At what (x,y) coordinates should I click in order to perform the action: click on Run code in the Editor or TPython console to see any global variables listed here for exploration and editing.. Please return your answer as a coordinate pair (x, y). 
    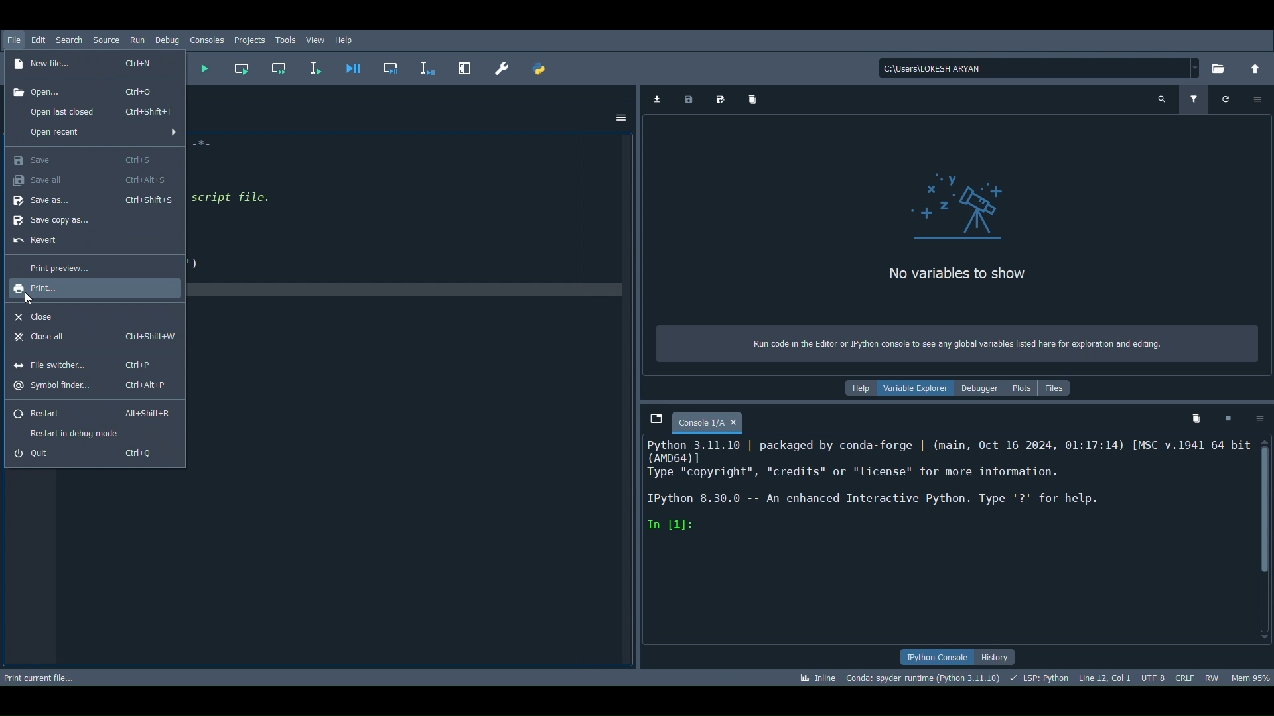
    Looking at the image, I should click on (946, 341).